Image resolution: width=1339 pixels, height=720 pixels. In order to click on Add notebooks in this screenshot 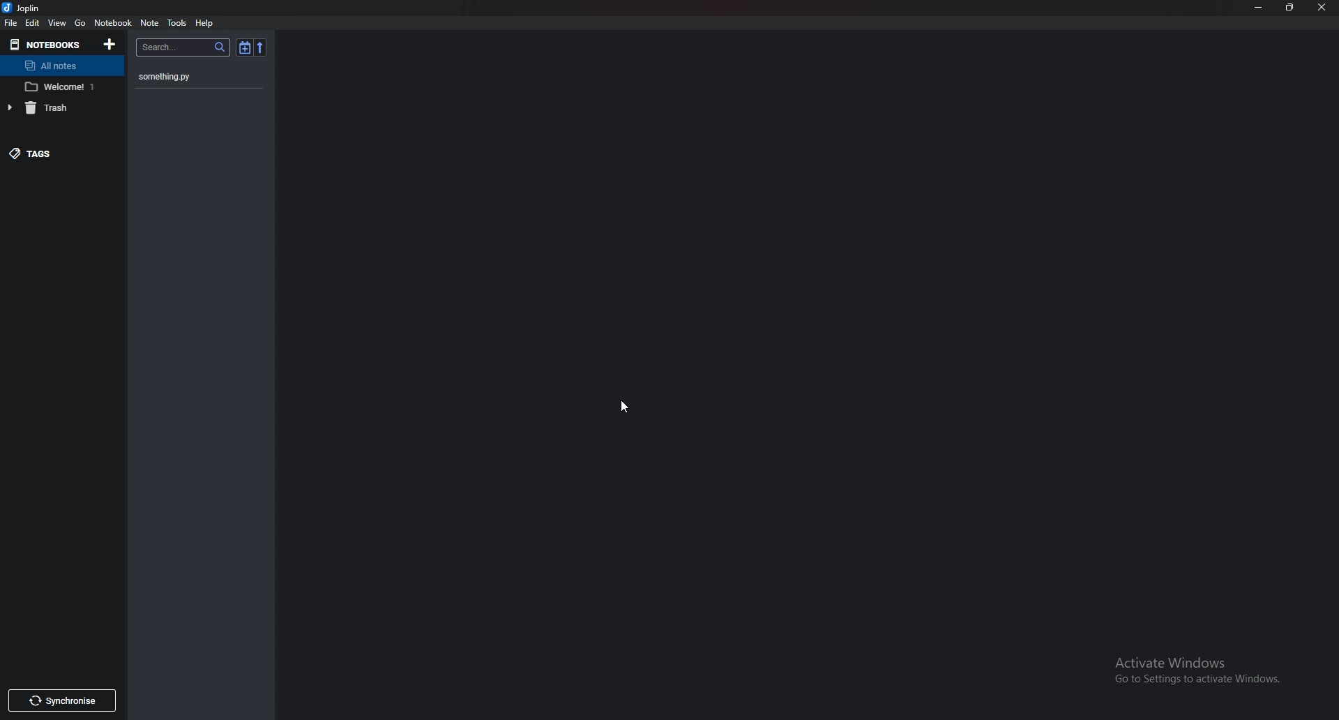, I will do `click(111, 45)`.